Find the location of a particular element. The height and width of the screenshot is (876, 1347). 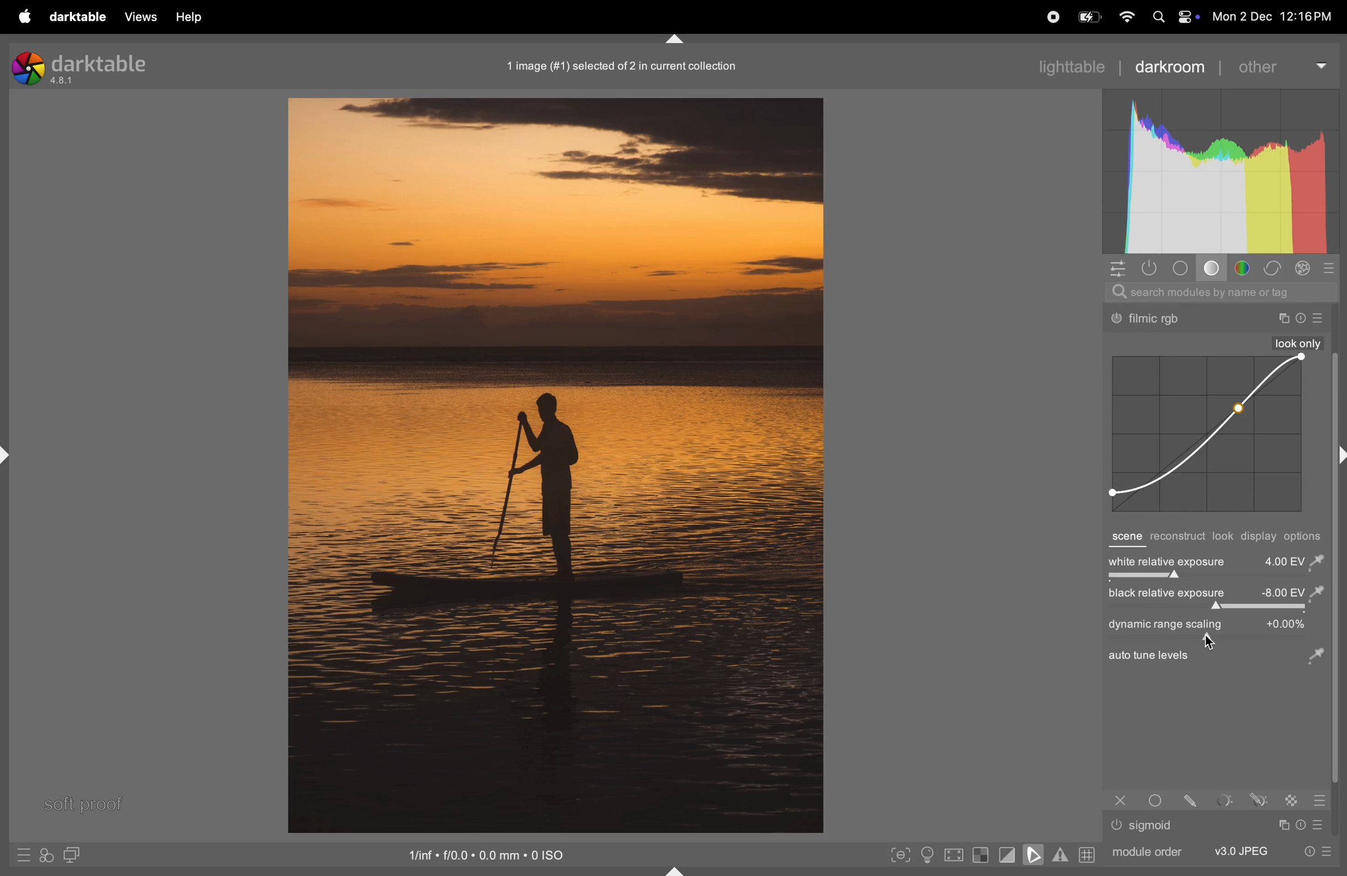

base is located at coordinates (1214, 270).